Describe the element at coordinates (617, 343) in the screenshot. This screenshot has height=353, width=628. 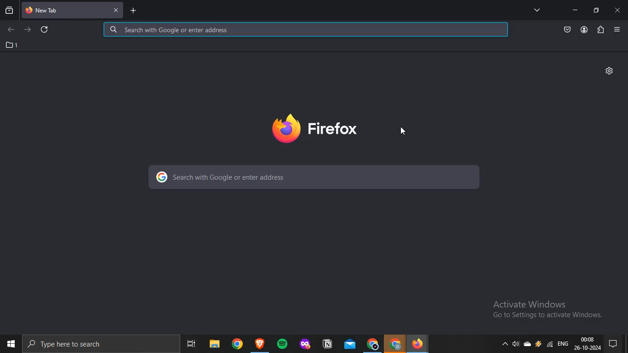
I see `pc settings menu` at that location.